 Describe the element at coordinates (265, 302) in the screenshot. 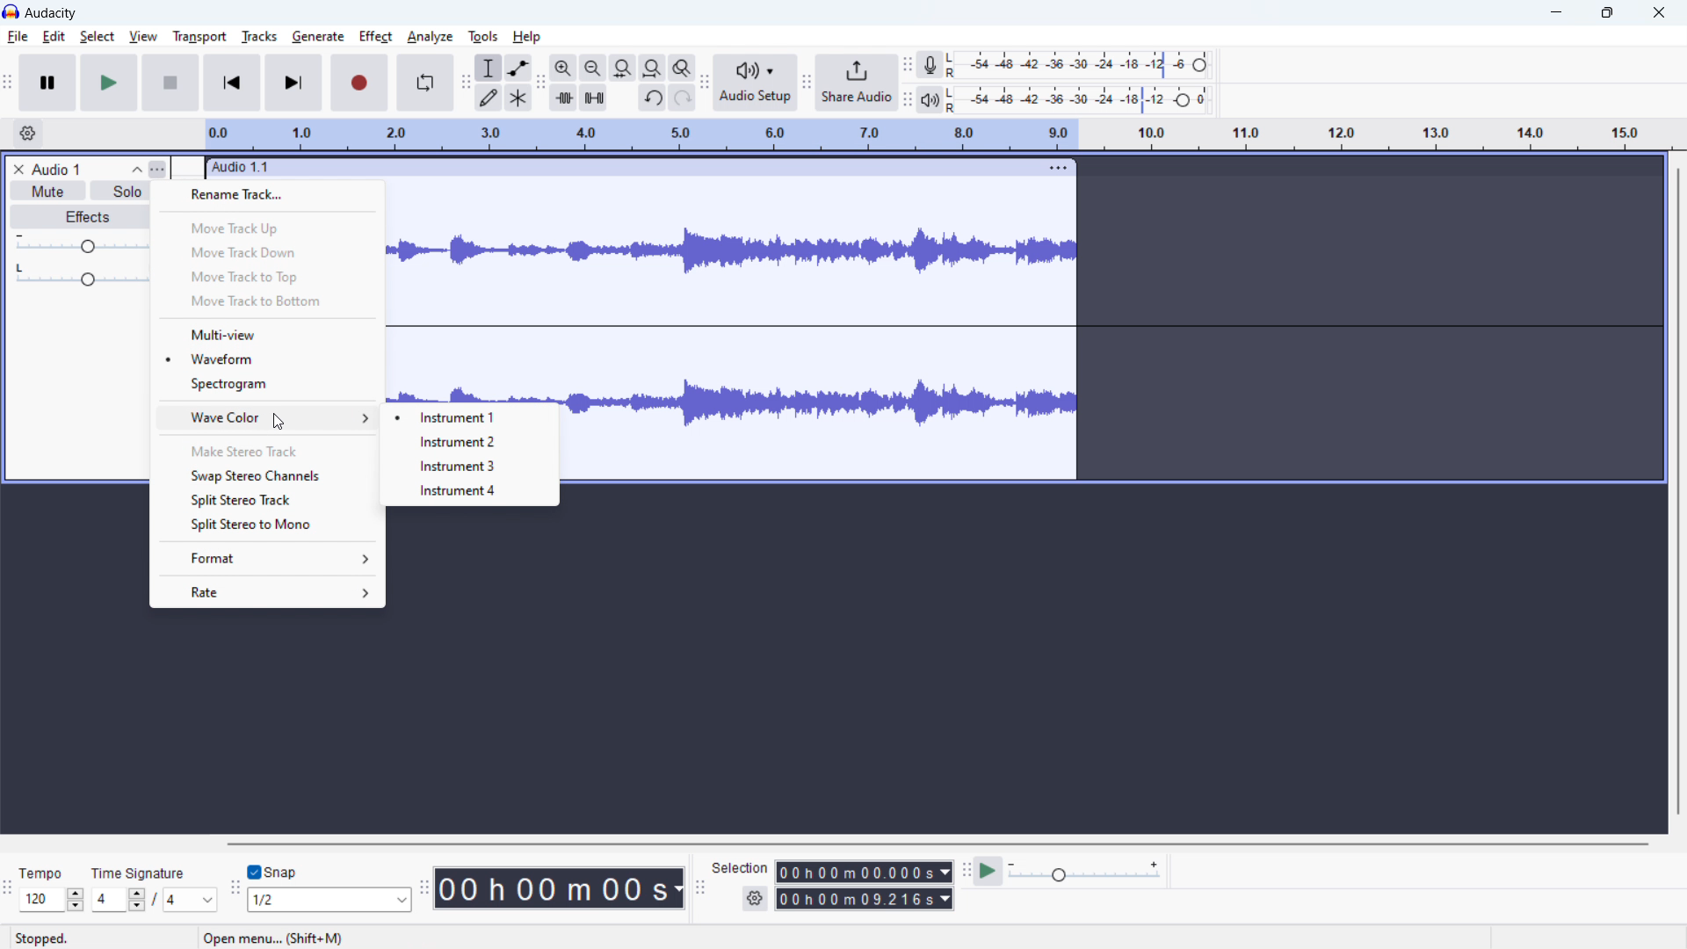

I see `move track to bottom` at that location.